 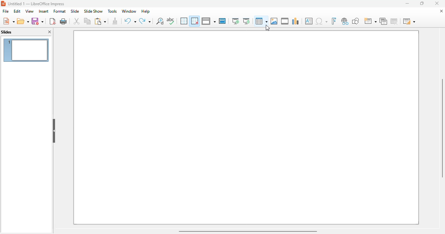 I want to click on redo, so click(x=145, y=21).